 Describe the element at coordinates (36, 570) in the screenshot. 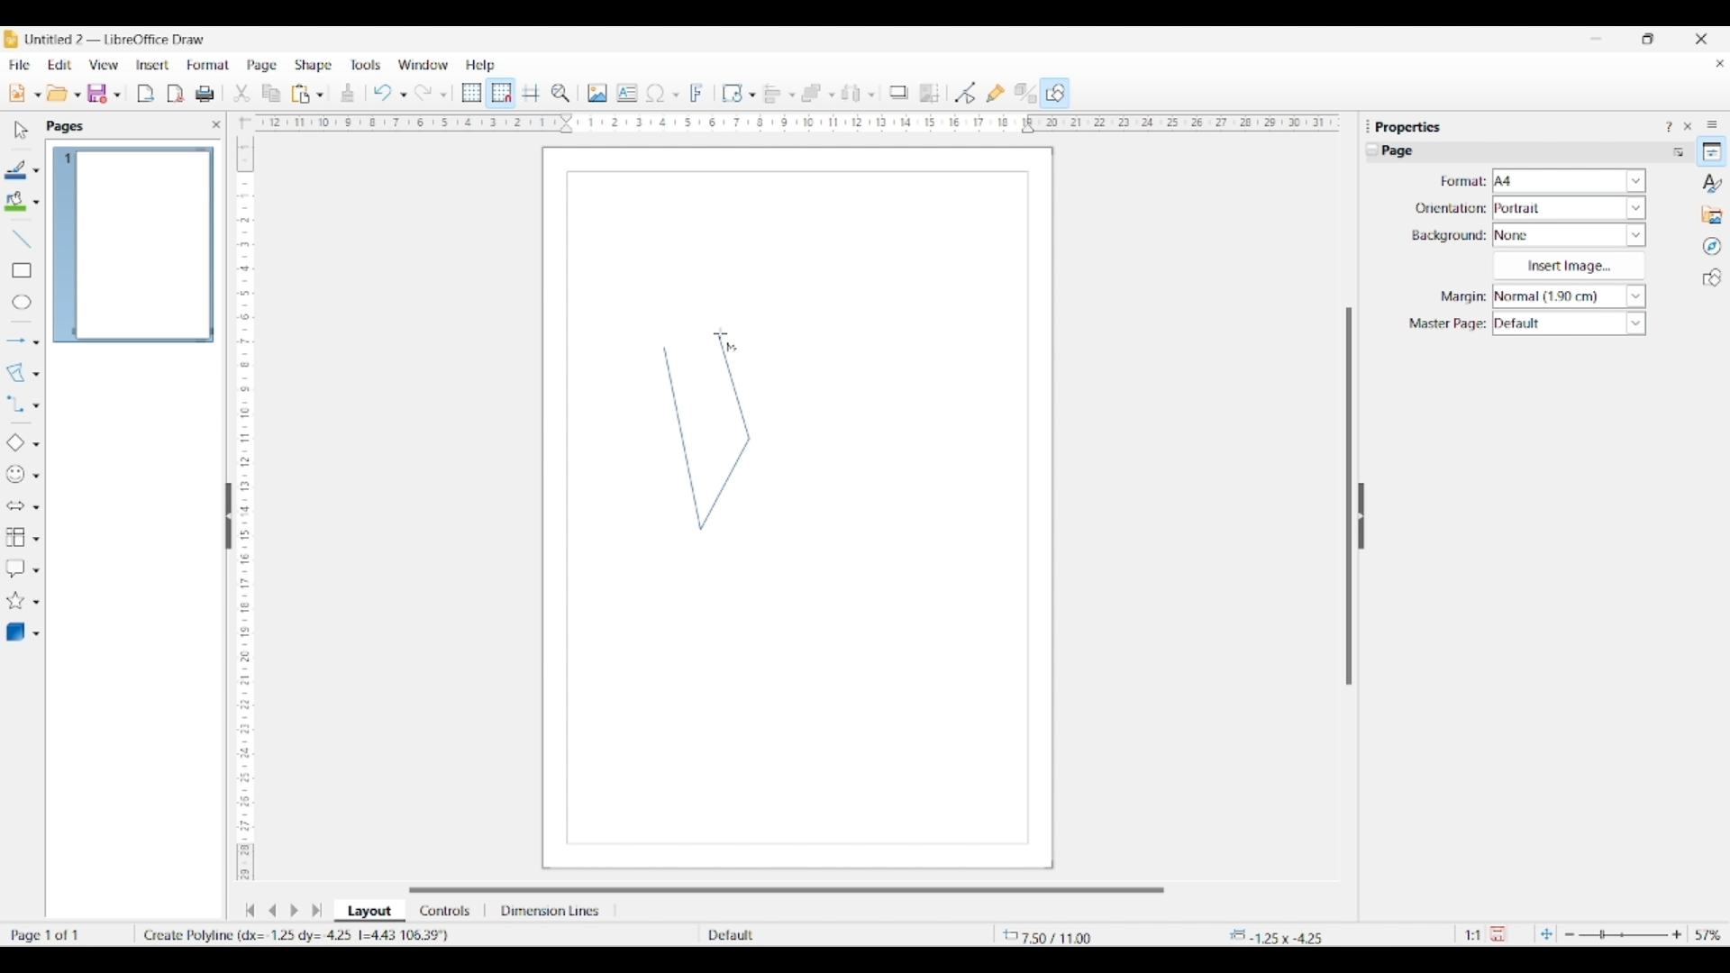

I see `Callout shape options` at that location.